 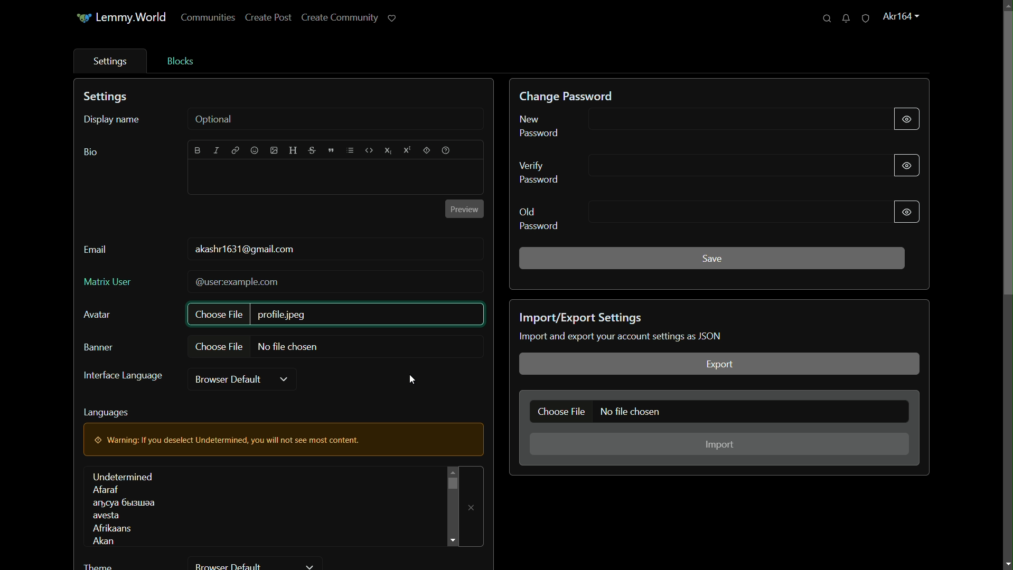 I want to click on preview, so click(x=463, y=210).